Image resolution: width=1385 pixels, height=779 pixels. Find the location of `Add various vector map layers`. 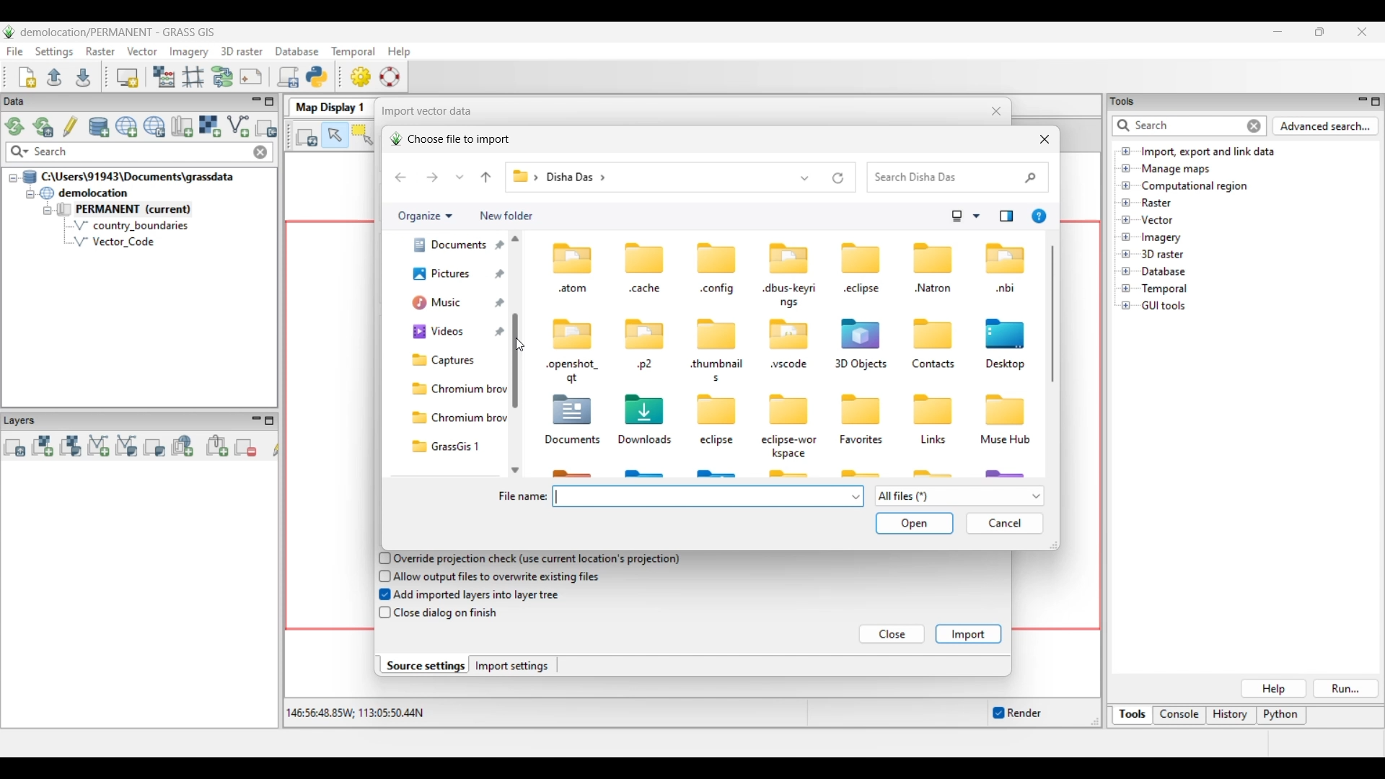

Add various vector map layers is located at coordinates (127, 446).